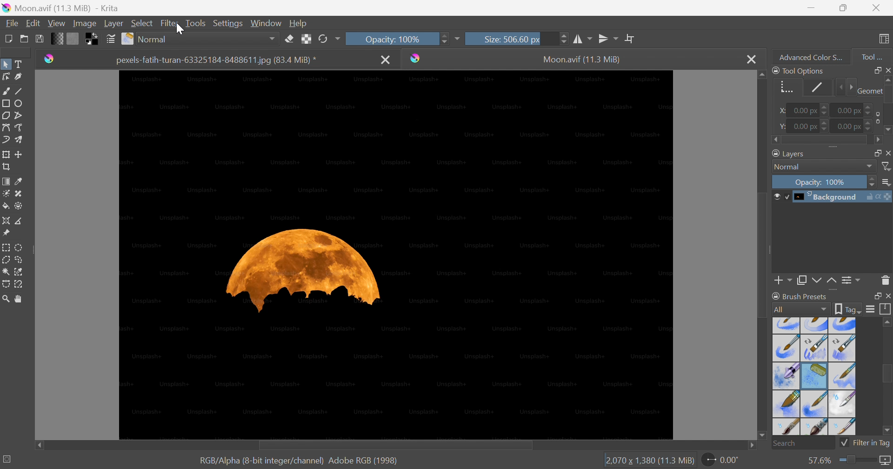  I want to click on Background, so click(832, 197).